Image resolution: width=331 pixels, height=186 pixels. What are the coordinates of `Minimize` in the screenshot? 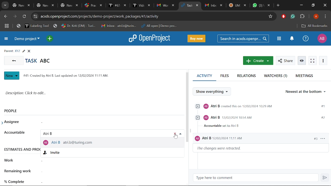 It's located at (301, 6).